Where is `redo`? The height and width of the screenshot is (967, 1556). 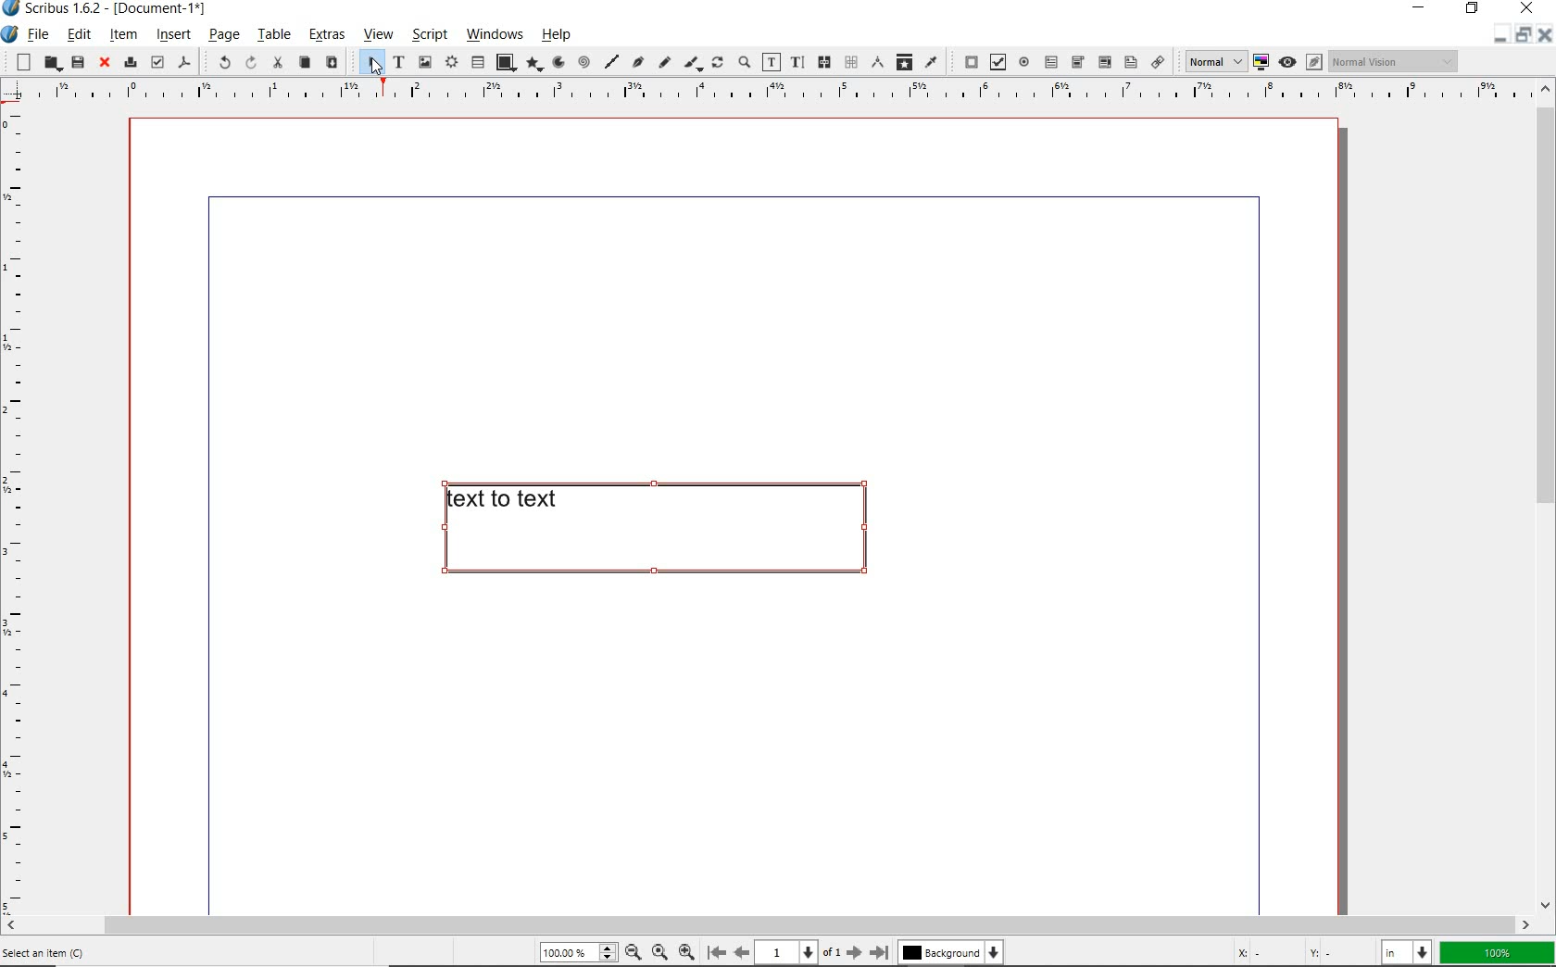 redo is located at coordinates (249, 62).